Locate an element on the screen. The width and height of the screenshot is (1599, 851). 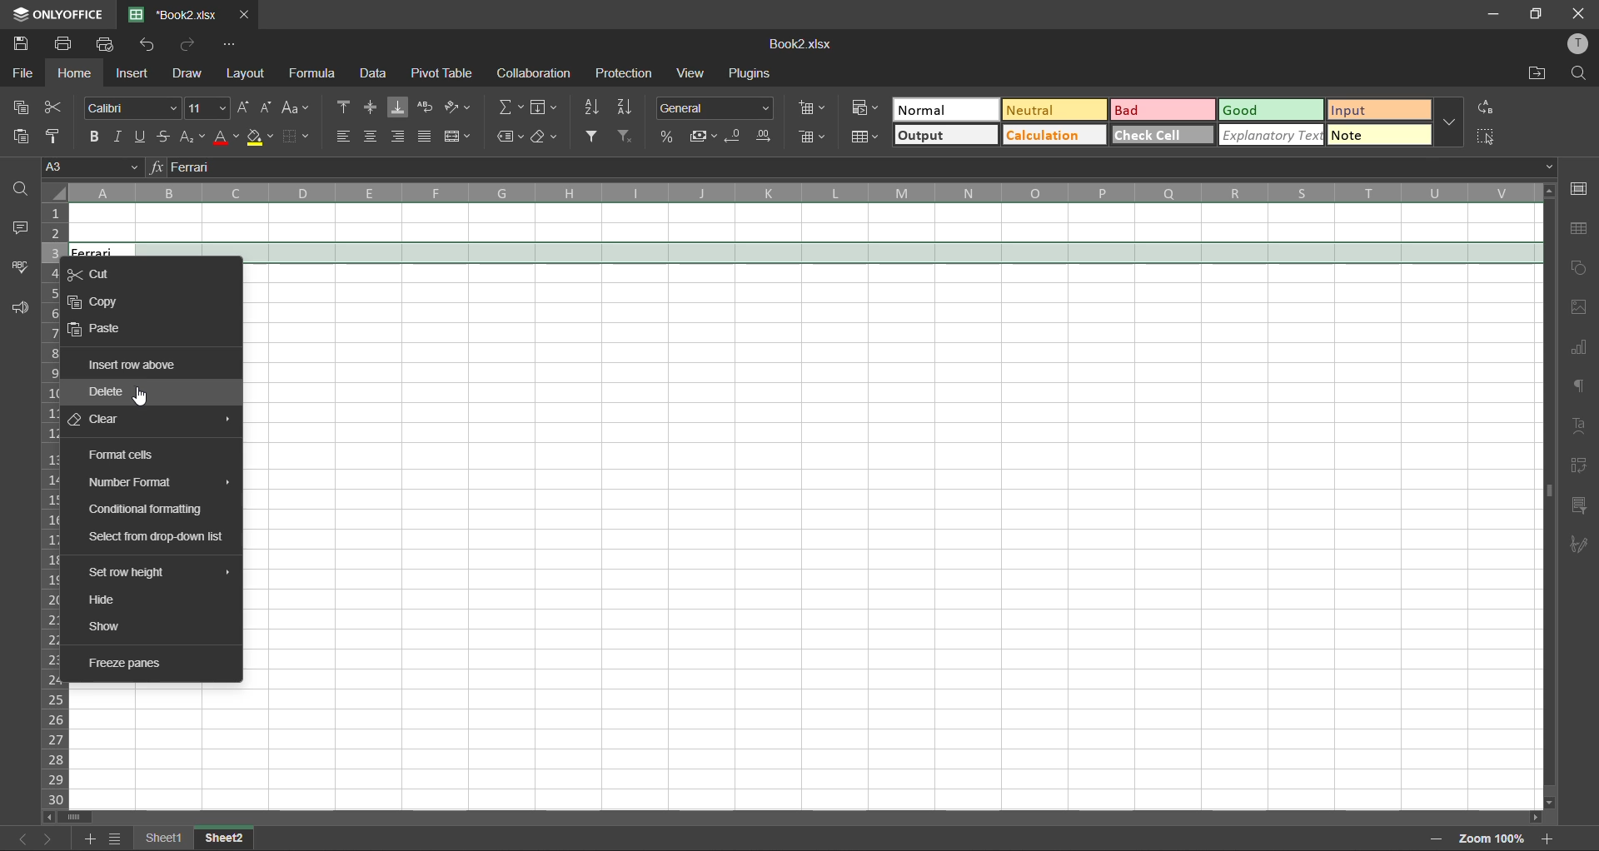
save is located at coordinates (18, 46).